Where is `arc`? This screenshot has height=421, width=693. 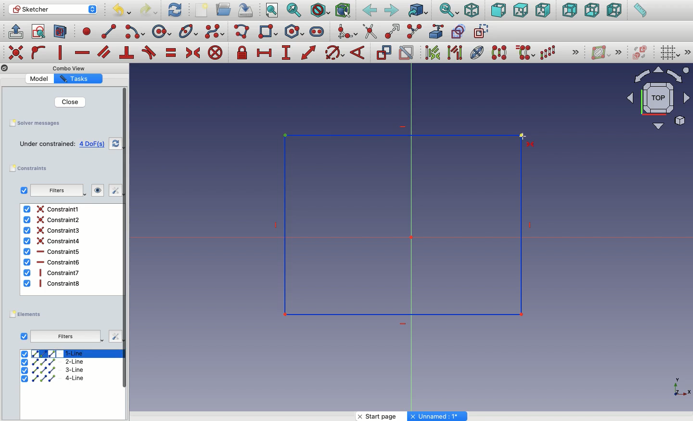
arc is located at coordinates (136, 32).